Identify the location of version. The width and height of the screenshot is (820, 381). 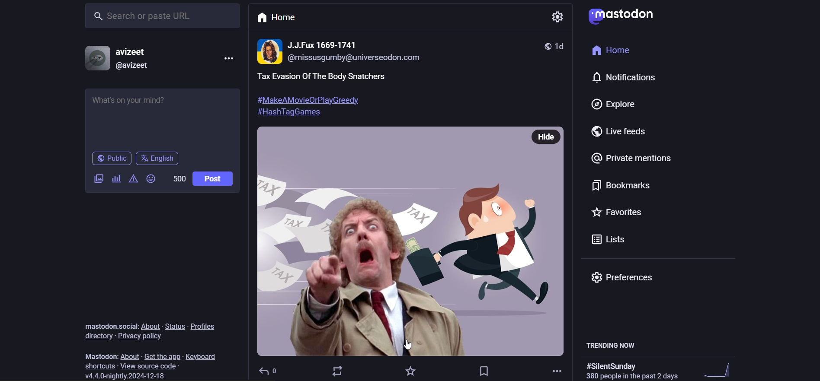
(125, 375).